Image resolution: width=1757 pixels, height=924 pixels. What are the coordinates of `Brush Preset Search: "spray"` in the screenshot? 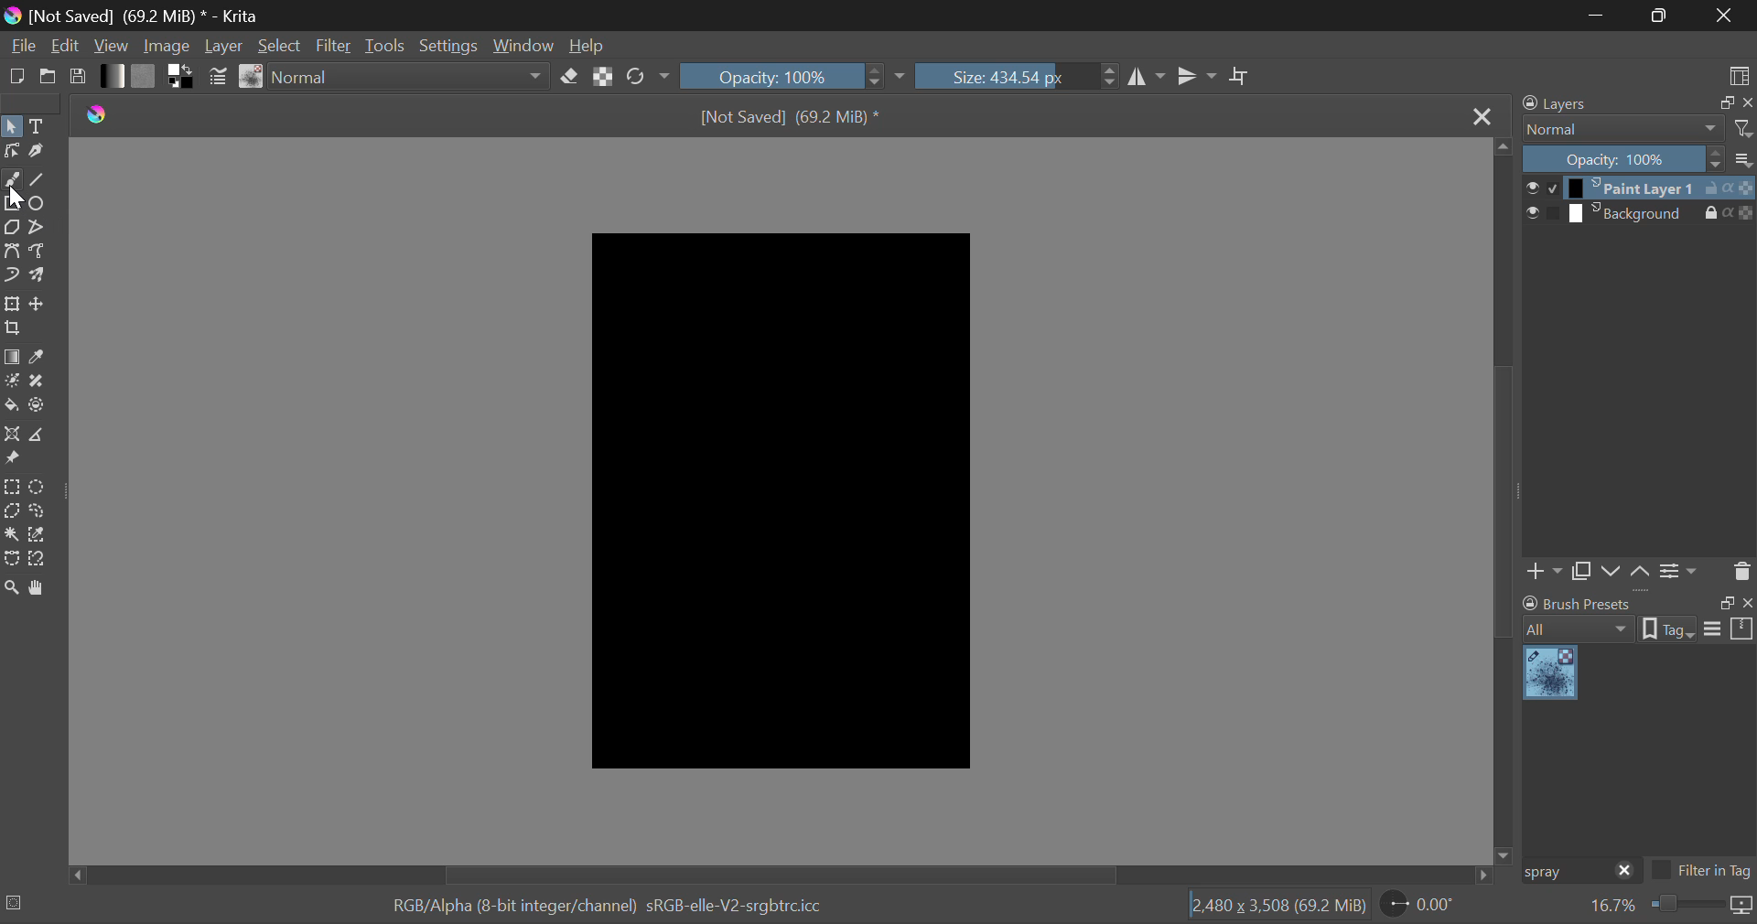 It's located at (1564, 872).